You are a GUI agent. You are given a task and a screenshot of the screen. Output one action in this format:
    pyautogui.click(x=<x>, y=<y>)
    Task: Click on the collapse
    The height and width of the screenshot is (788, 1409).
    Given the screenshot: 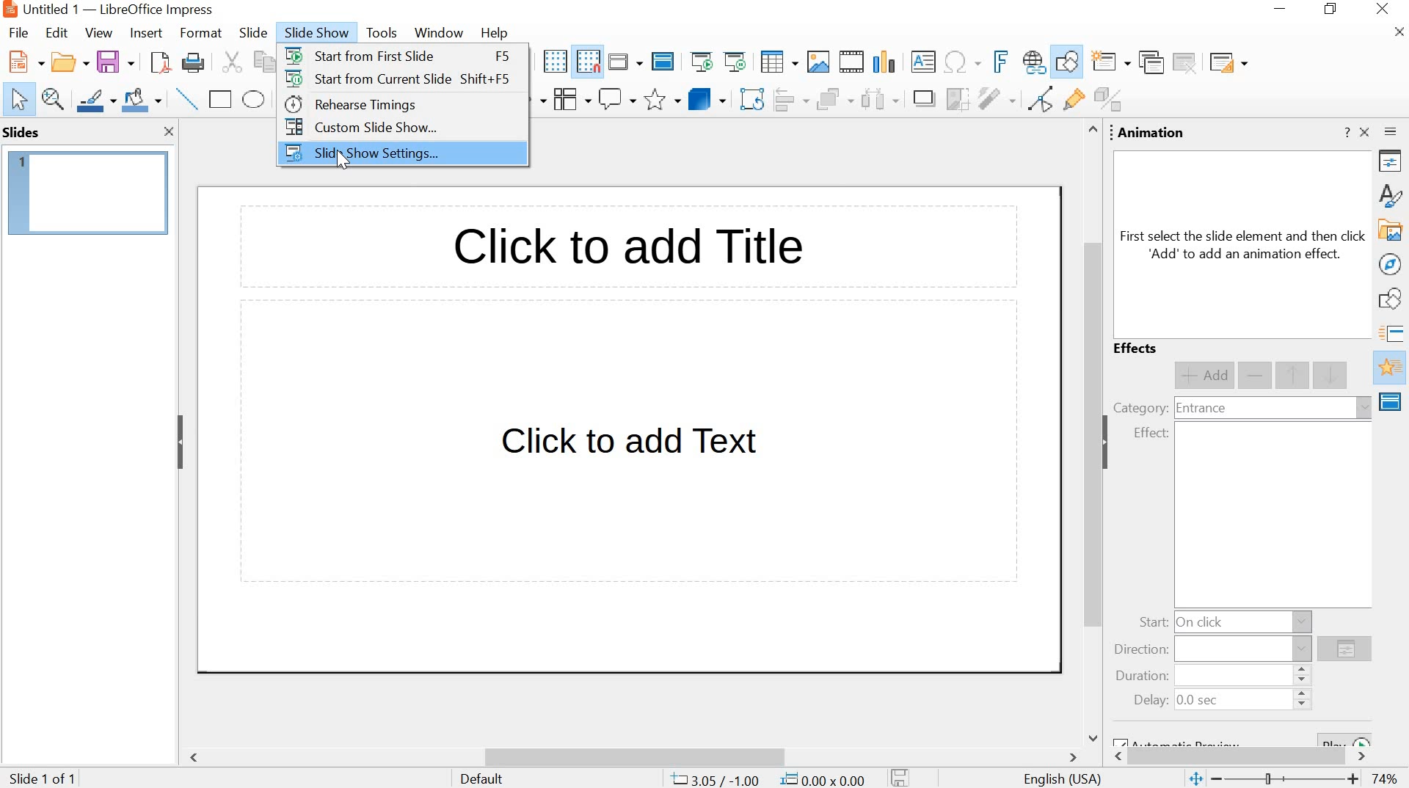 What is the action you would take?
    pyautogui.click(x=180, y=442)
    